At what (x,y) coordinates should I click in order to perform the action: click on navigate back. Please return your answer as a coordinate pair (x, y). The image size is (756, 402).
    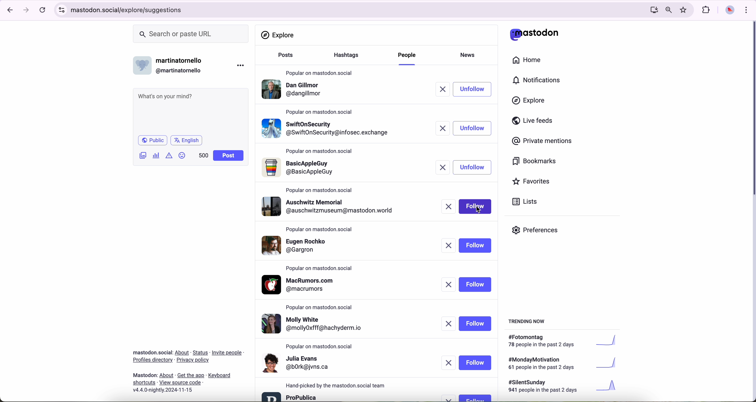
    Looking at the image, I should click on (8, 10).